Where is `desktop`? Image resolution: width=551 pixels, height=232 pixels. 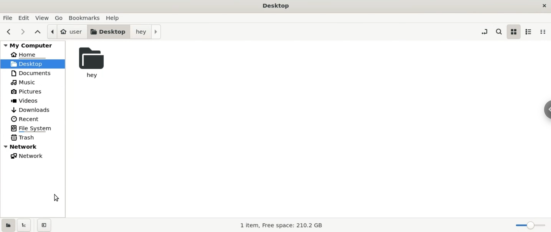 desktop is located at coordinates (33, 64).